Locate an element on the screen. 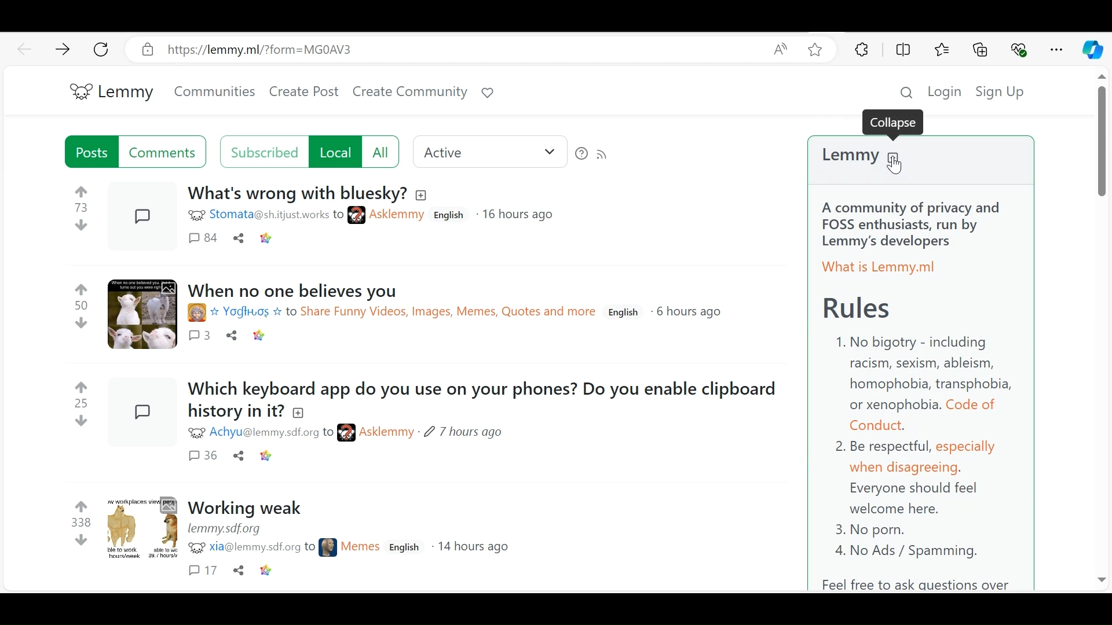  language is located at coordinates (450, 216).